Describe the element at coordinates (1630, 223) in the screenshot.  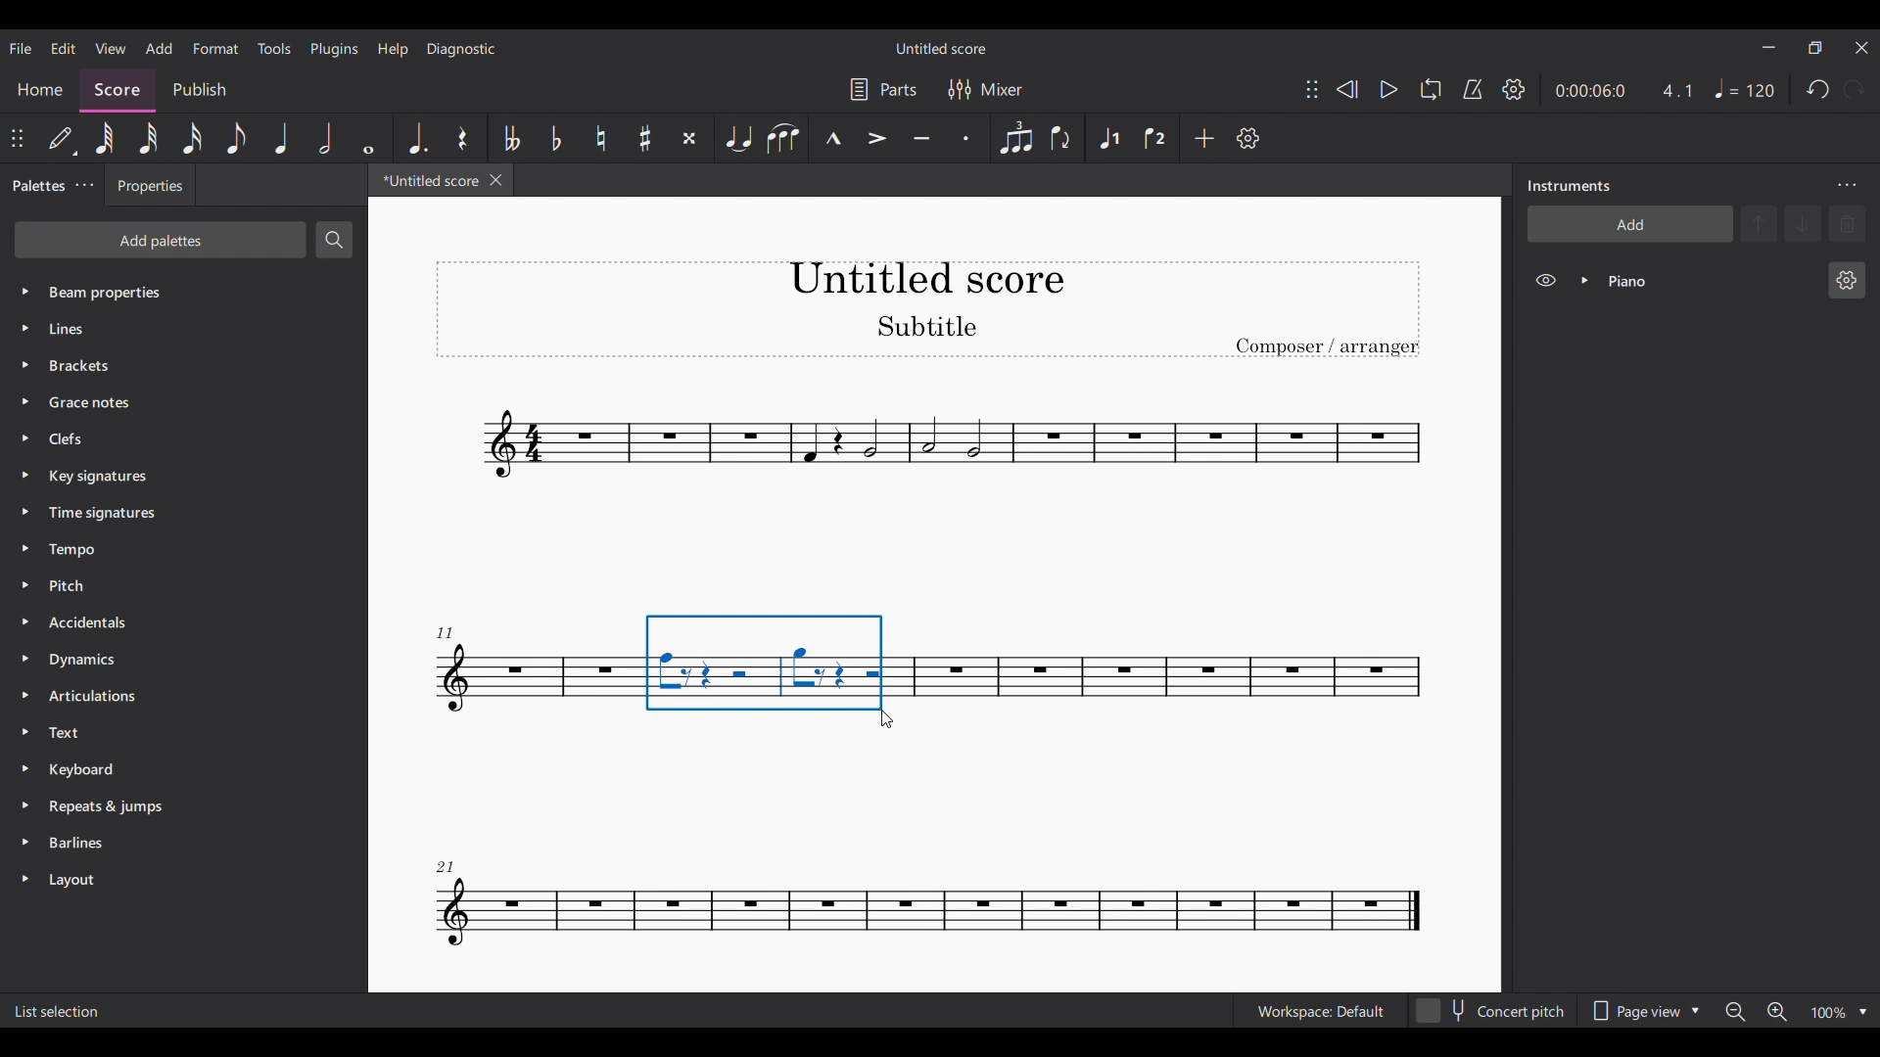
I see `Add instrument` at that location.